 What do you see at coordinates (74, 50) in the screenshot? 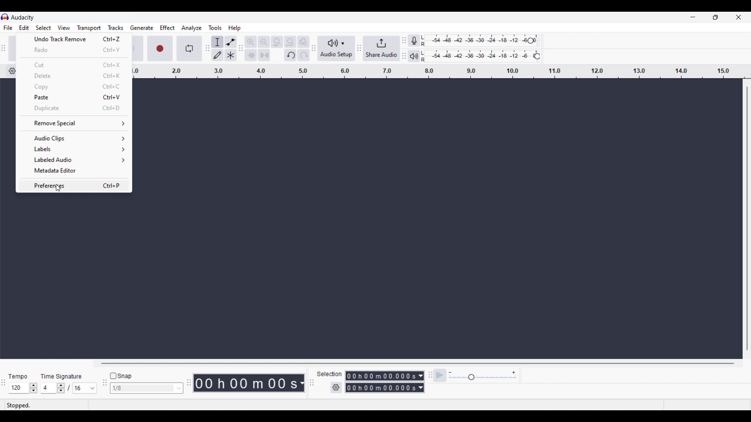
I see `Redo` at bounding box center [74, 50].